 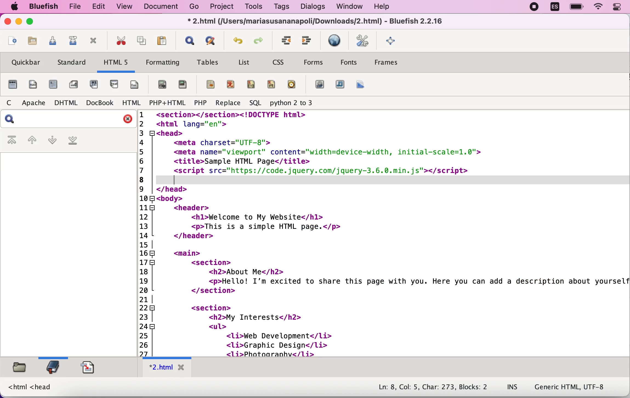 What do you see at coordinates (170, 179) in the screenshot?
I see `cursor at new line` at bounding box center [170, 179].